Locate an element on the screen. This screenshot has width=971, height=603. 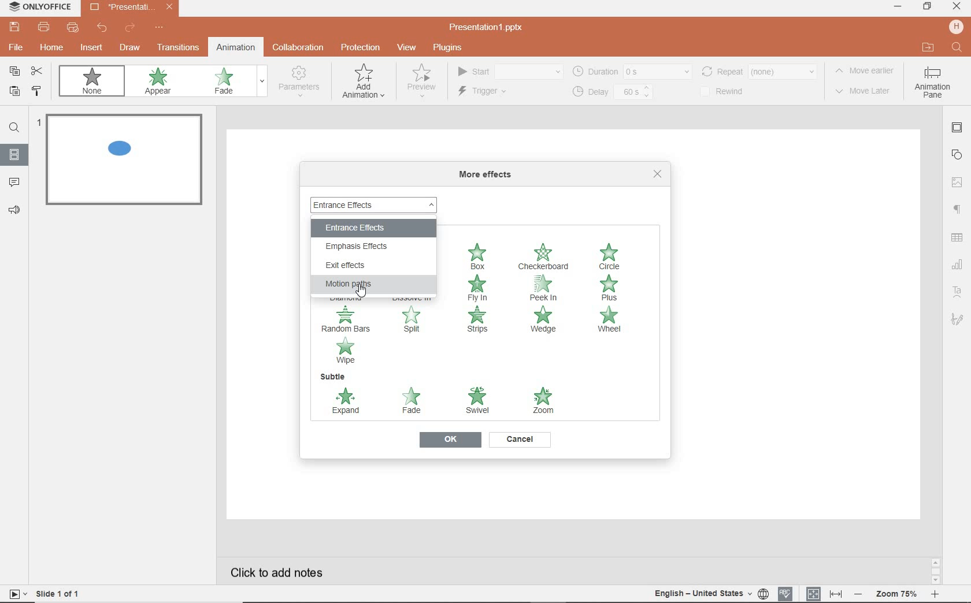
EXPAND is located at coordinates (346, 402).